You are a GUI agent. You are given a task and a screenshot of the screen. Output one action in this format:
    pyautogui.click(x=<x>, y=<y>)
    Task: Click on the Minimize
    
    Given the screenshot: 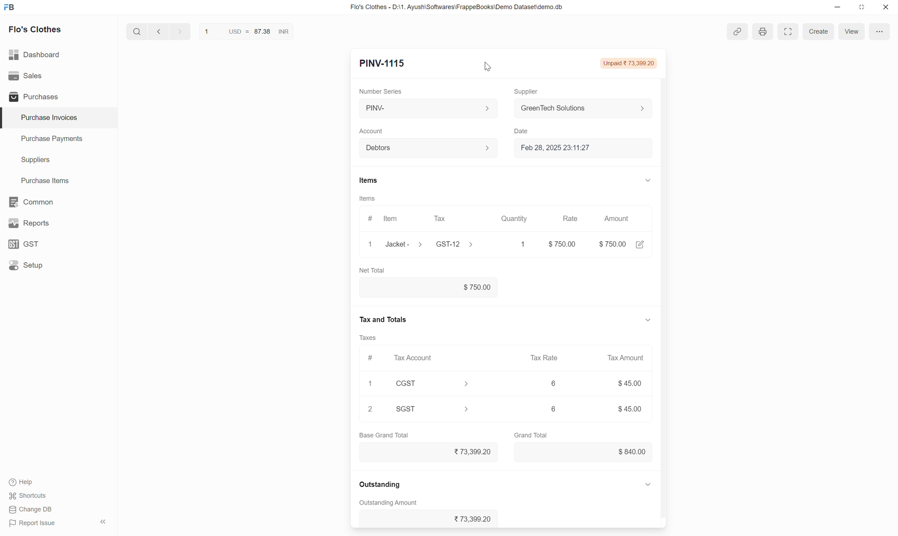 What is the action you would take?
    pyautogui.click(x=837, y=7)
    